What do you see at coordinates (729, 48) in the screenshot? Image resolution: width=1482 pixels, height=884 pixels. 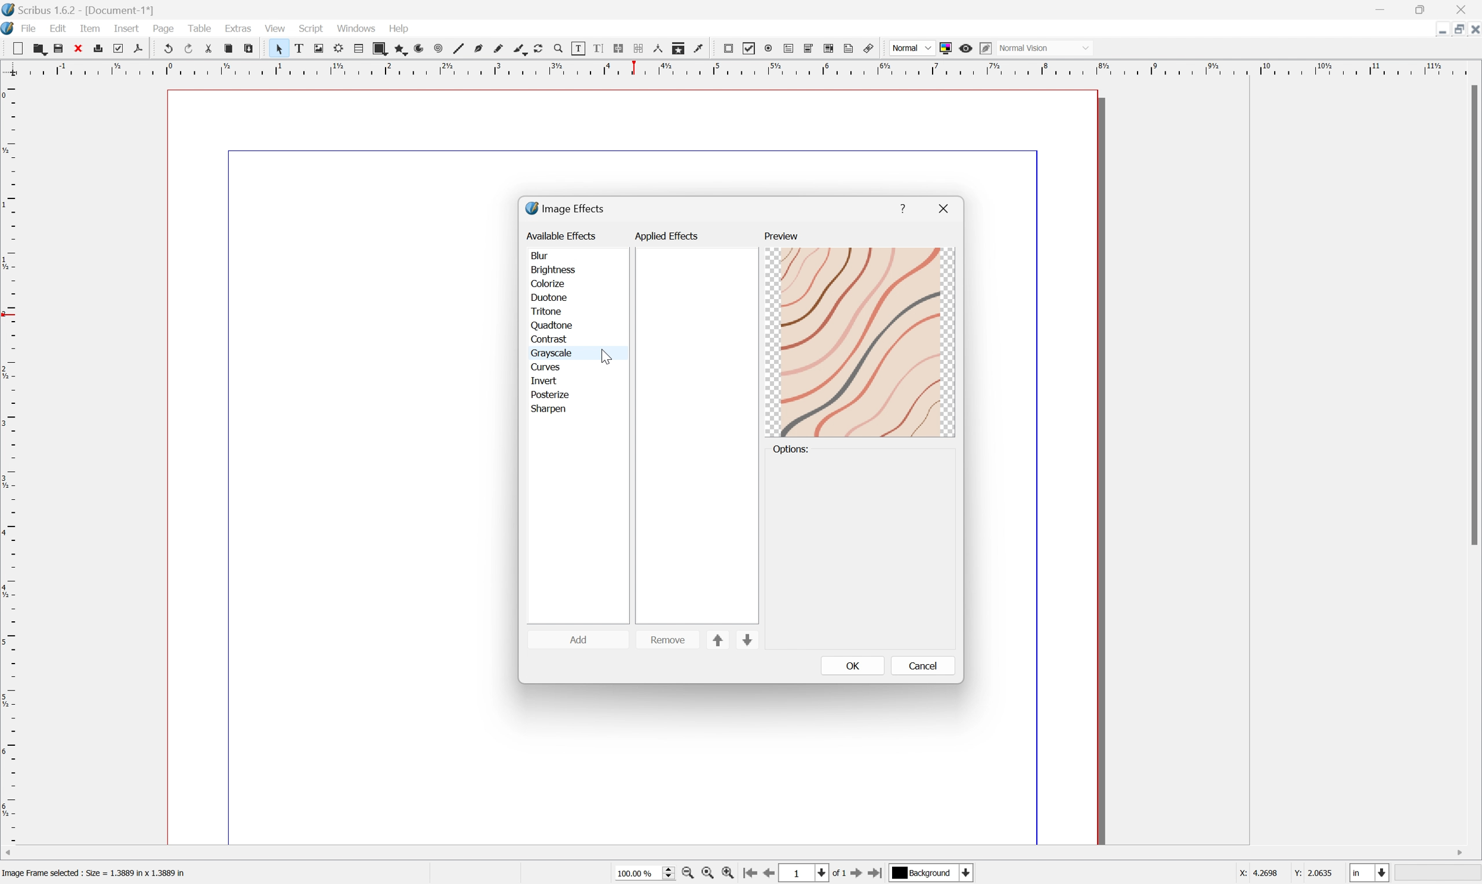 I see `PDF push button` at bounding box center [729, 48].